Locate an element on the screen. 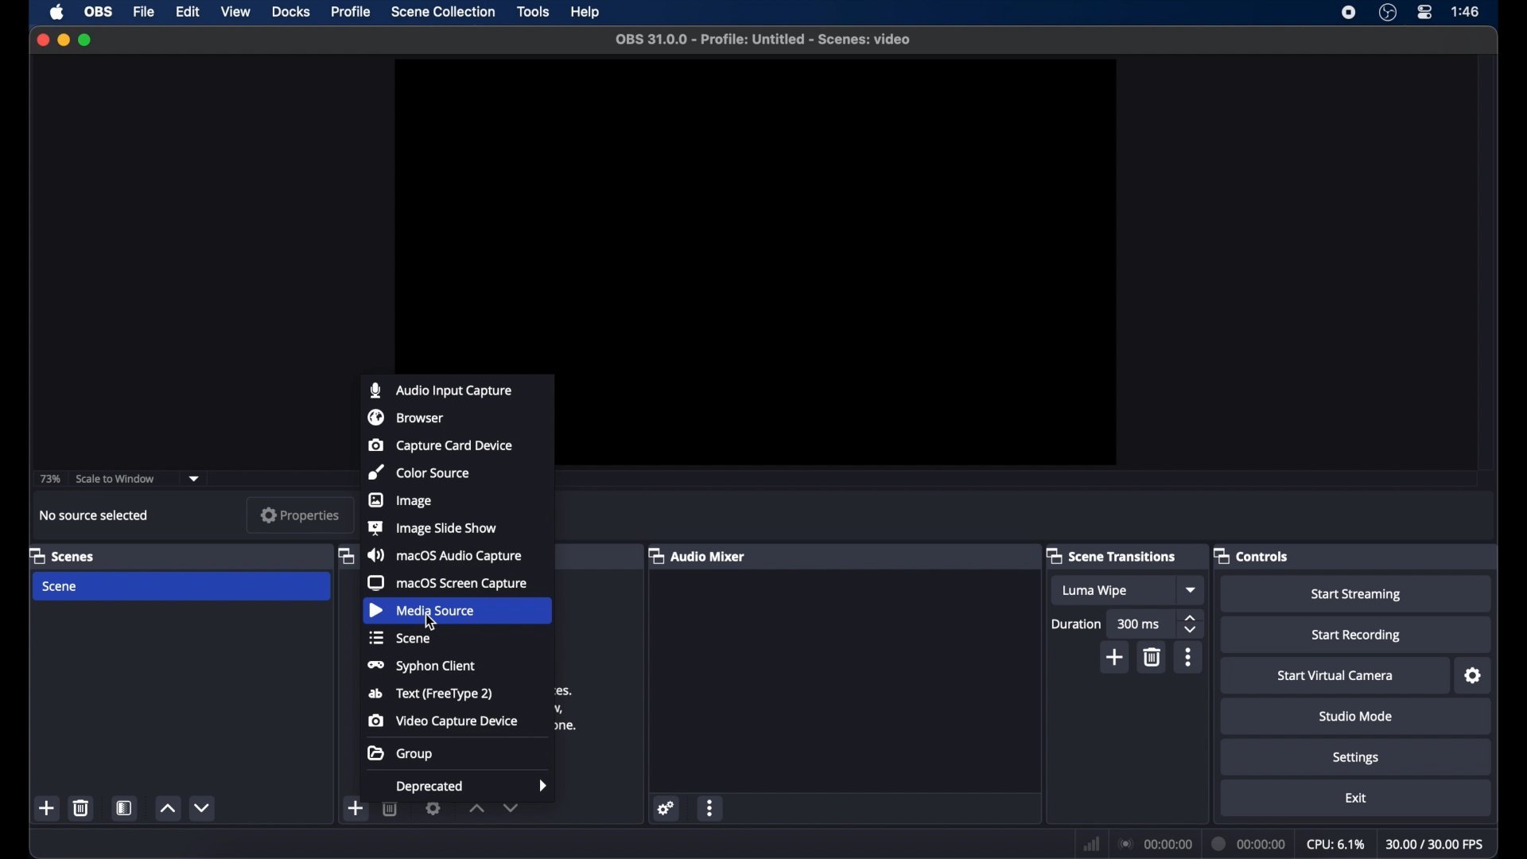 This screenshot has height=859, width=1527. add is located at coordinates (355, 807).